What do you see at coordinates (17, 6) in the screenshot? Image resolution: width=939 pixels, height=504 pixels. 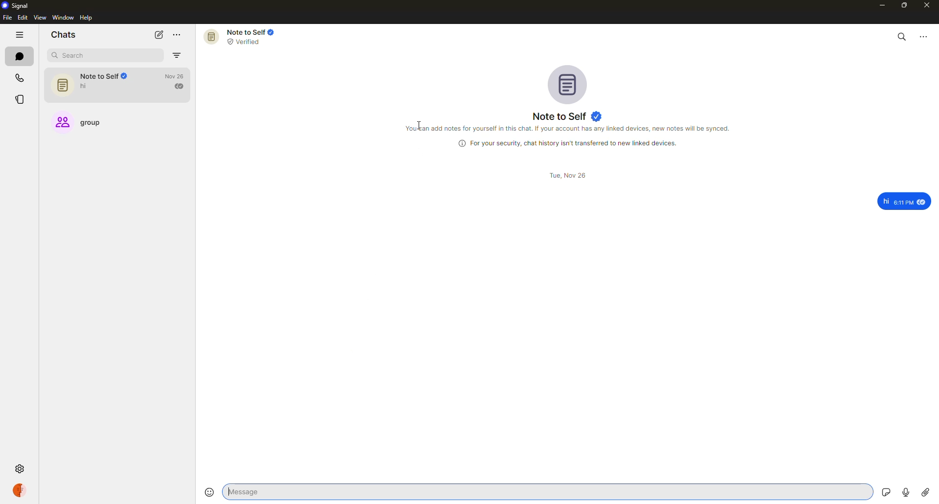 I see `signal` at bounding box center [17, 6].